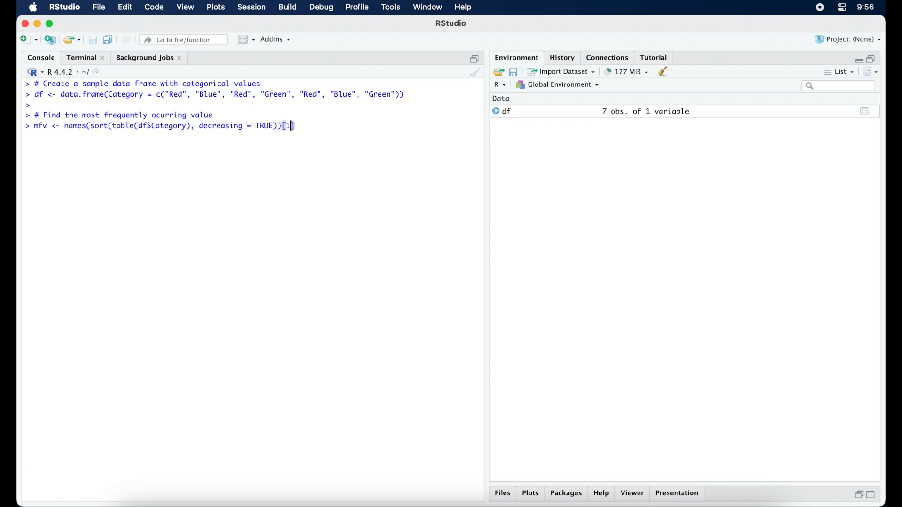 This screenshot has height=507, width=902. Describe the element at coordinates (646, 112) in the screenshot. I see `7 obs, of 1 variable` at that location.